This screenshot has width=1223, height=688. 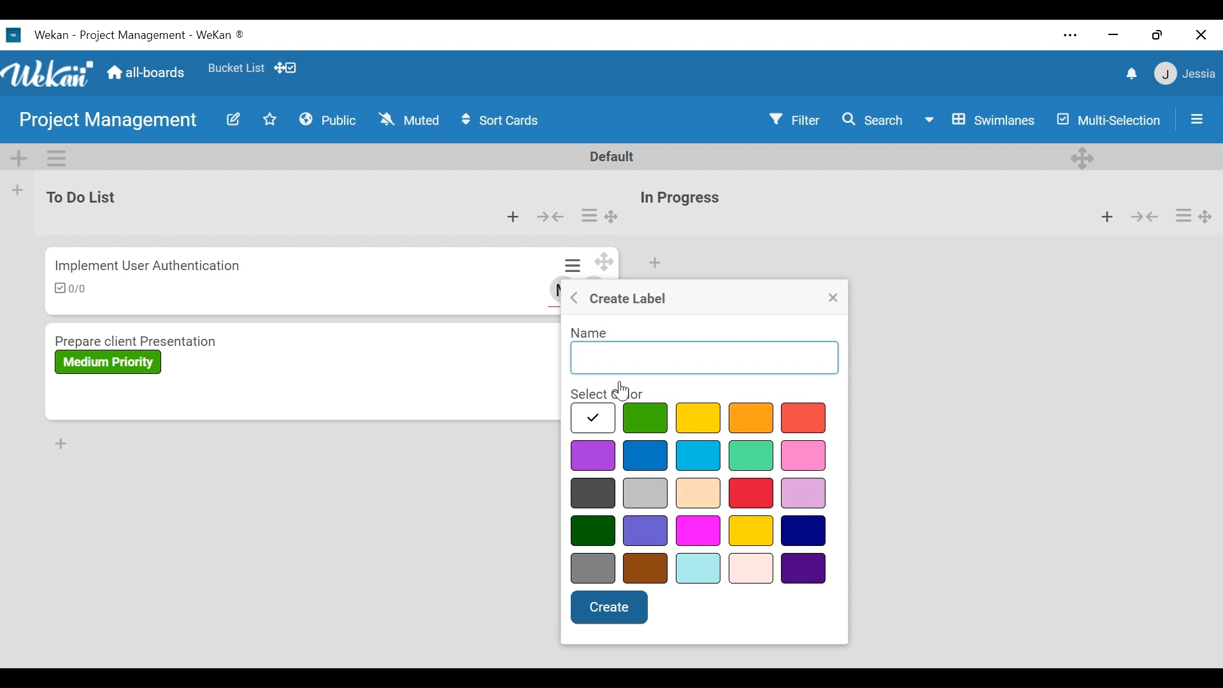 I want to click on Member Settings, so click(x=1185, y=73).